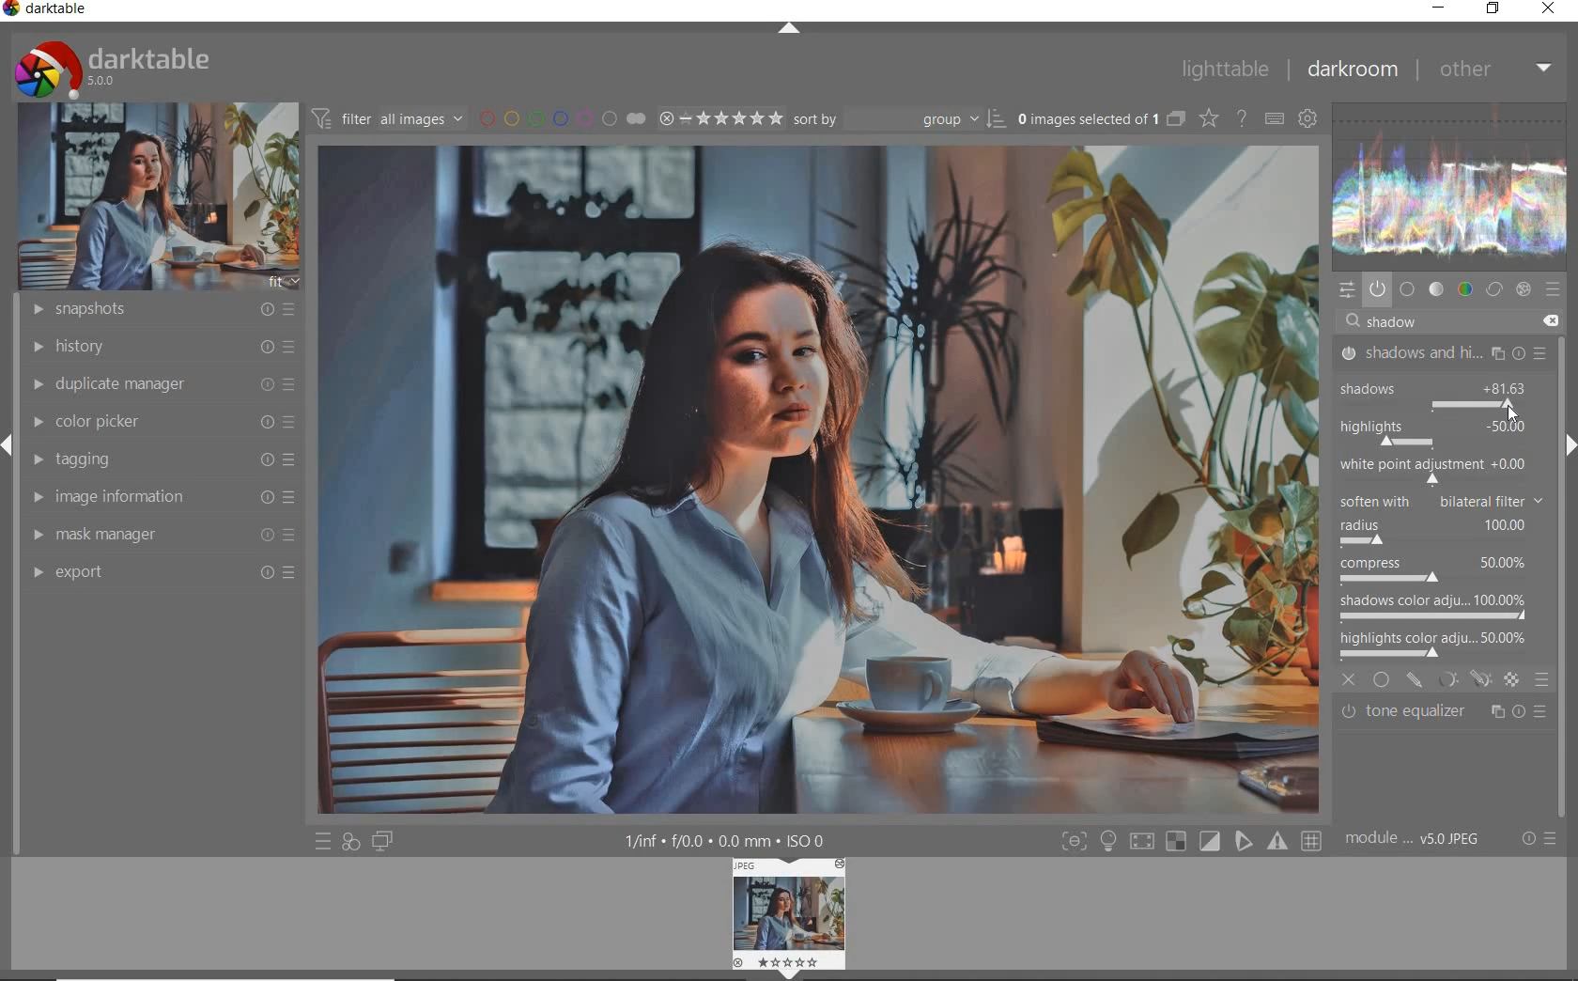 The height and width of the screenshot is (981, 1578). I want to click on reset or presets & preferences , so click(1538, 838).